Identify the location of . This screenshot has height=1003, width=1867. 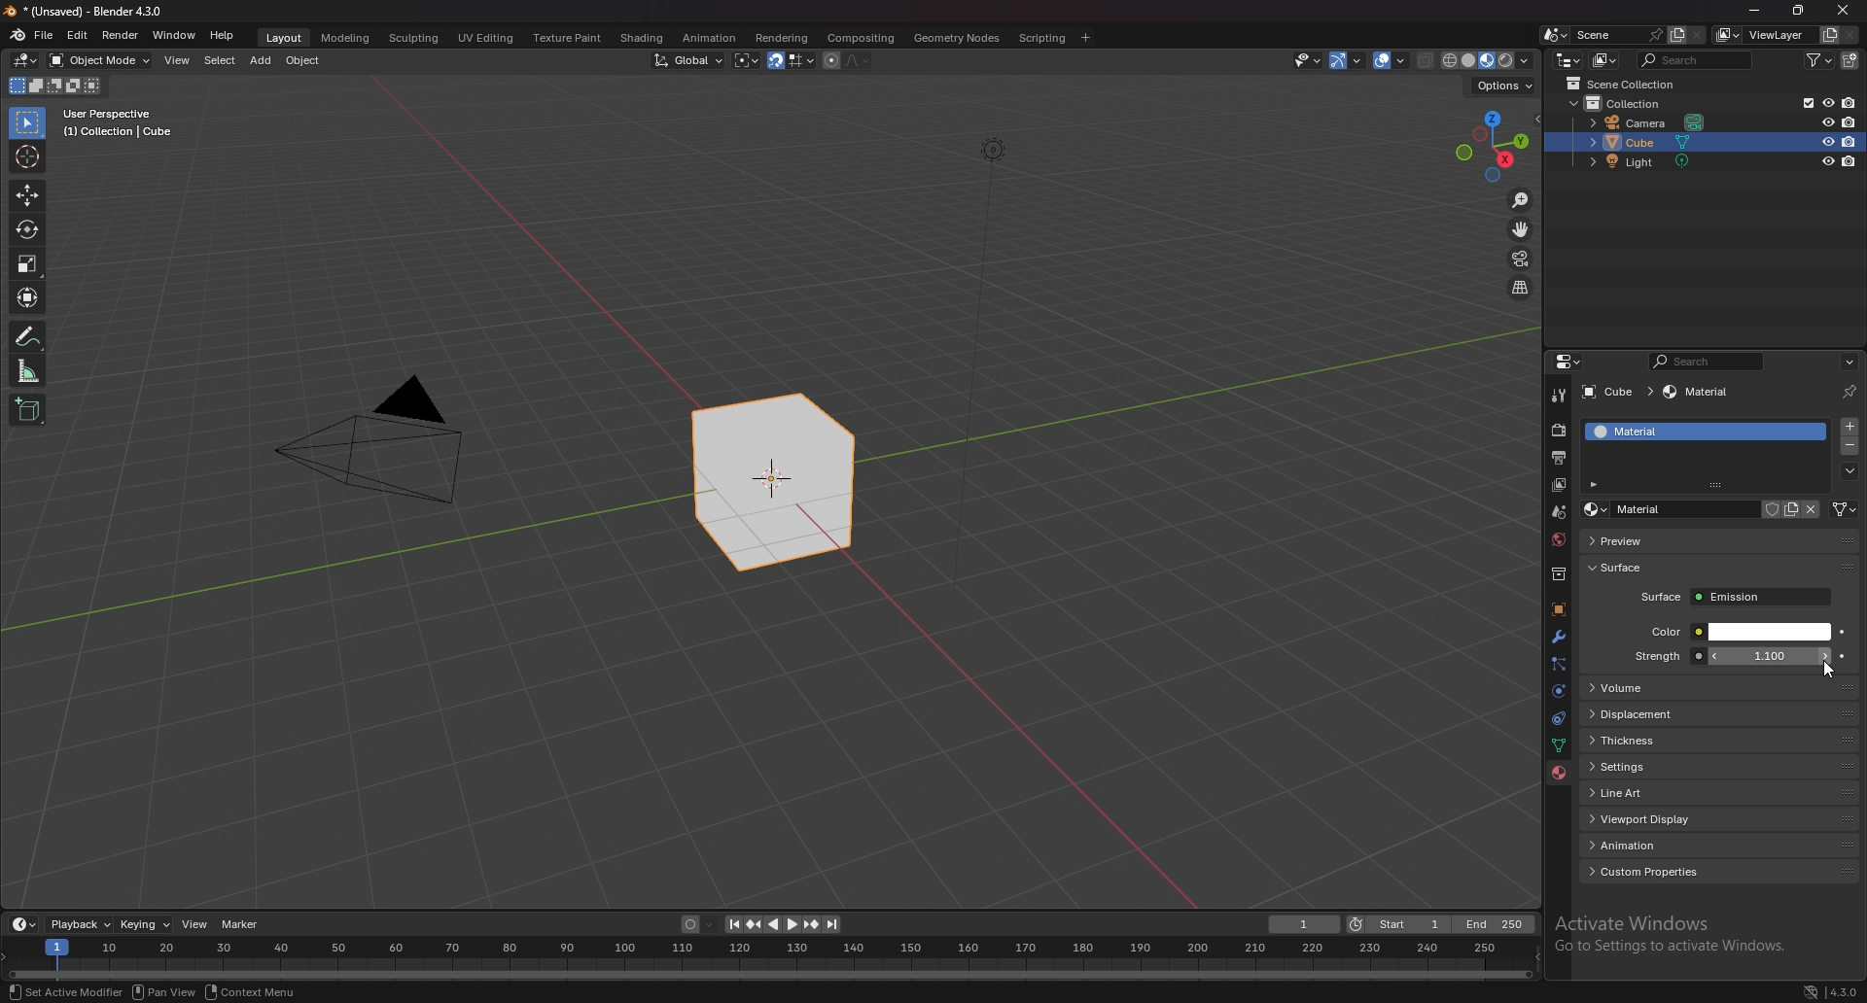
(1797, 990).